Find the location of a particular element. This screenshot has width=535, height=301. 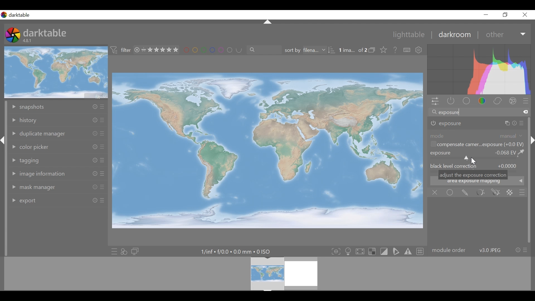

Filter by image color label is located at coordinates (210, 50).